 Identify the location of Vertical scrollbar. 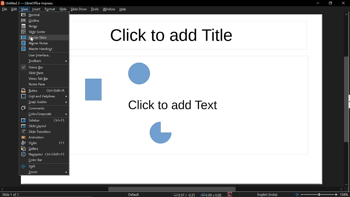
(346, 100).